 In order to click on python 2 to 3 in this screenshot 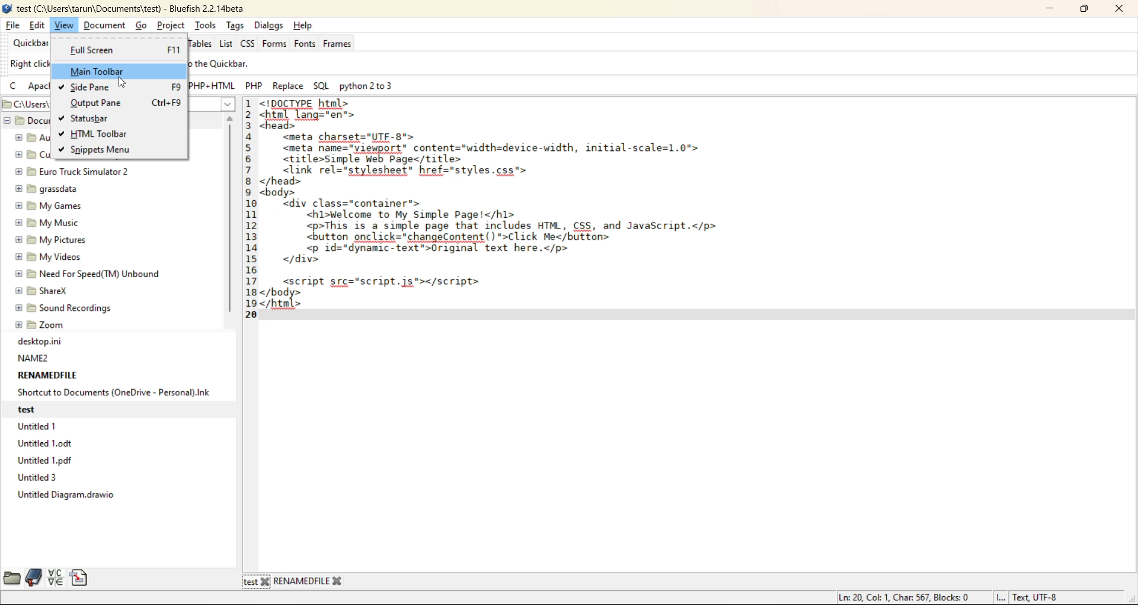, I will do `click(376, 88)`.